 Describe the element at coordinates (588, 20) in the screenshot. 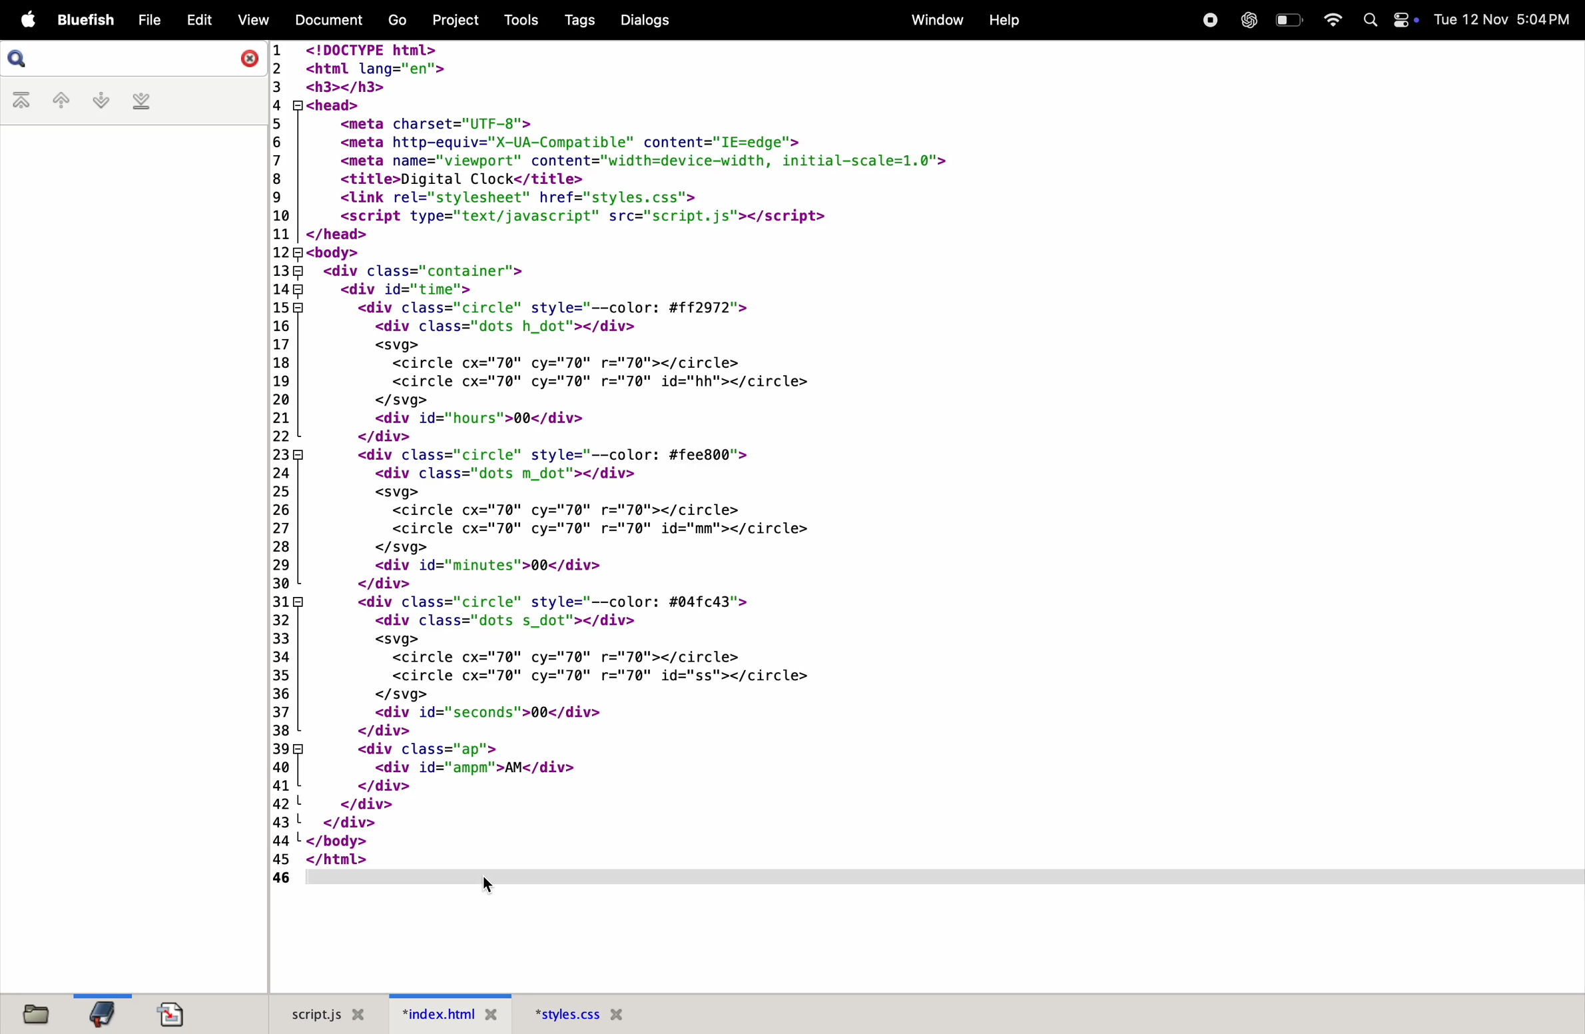

I see `tags` at that location.